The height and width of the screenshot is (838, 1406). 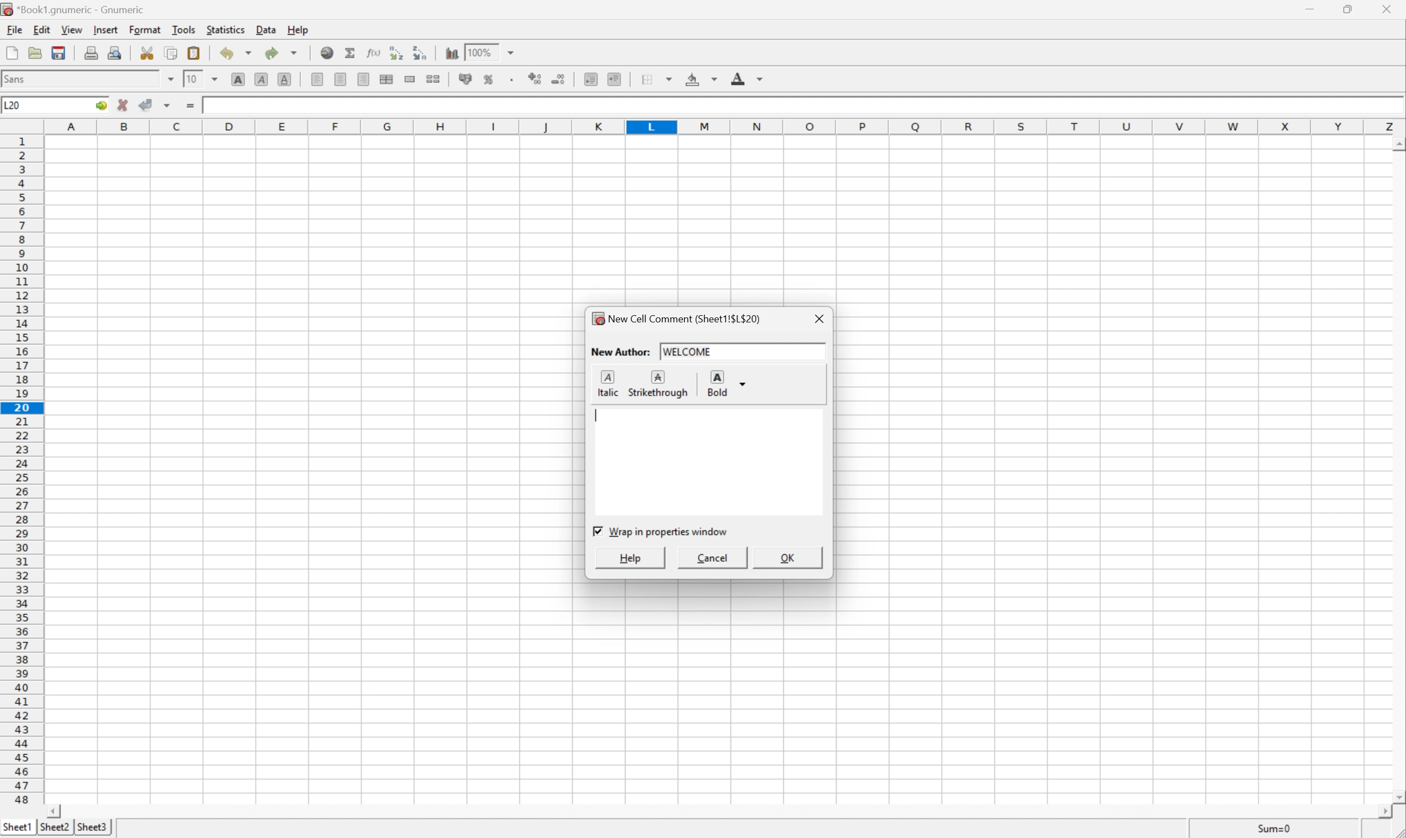 I want to click on Drop Down, so click(x=215, y=78).